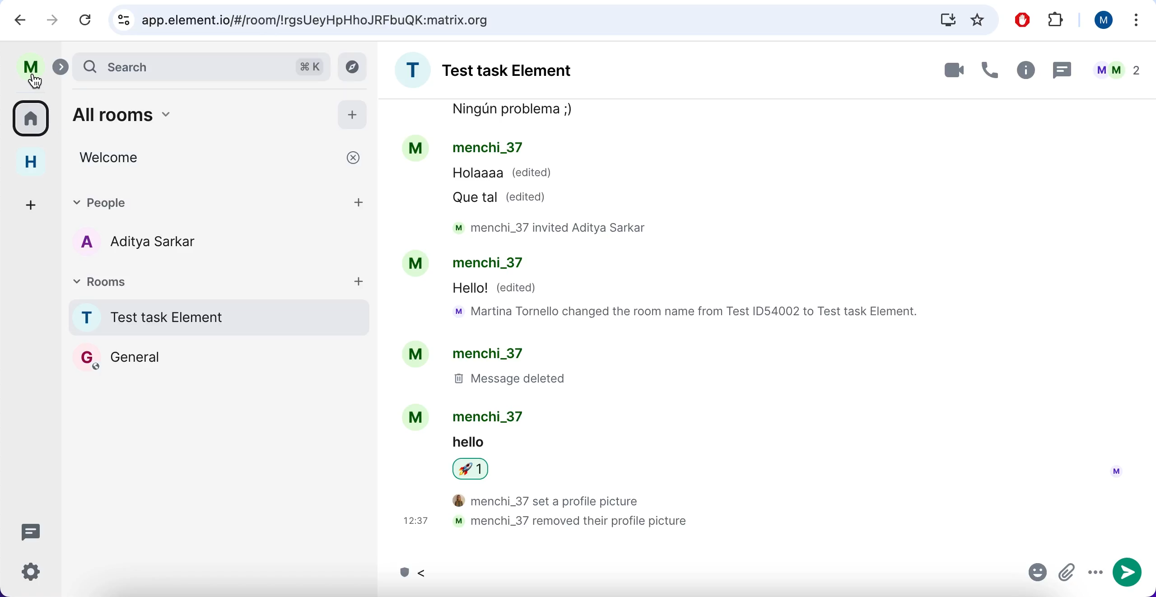 This screenshot has width=1156, height=597. Describe the element at coordinates (31, 532) in the screenshot. I see `threads` at that location.